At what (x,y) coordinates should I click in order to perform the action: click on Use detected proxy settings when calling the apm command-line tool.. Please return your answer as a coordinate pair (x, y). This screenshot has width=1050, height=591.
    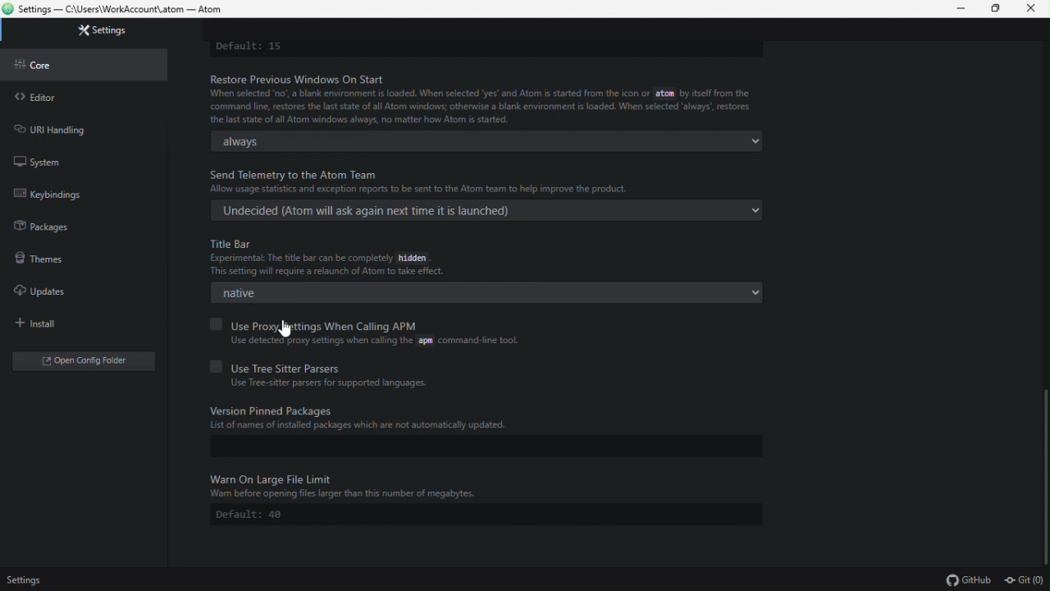
    Looking at the image, I should click on (372, 341).